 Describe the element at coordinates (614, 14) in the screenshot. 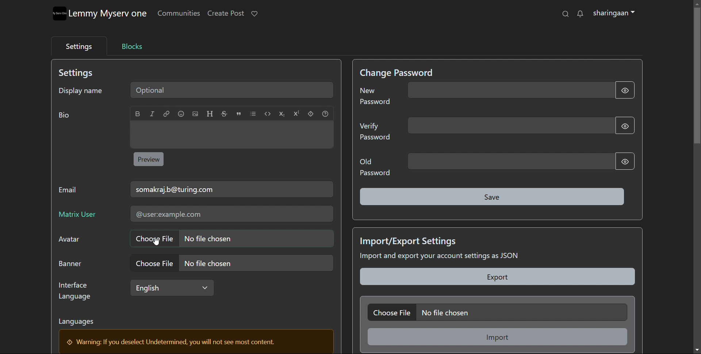

I see `profile` at that location.